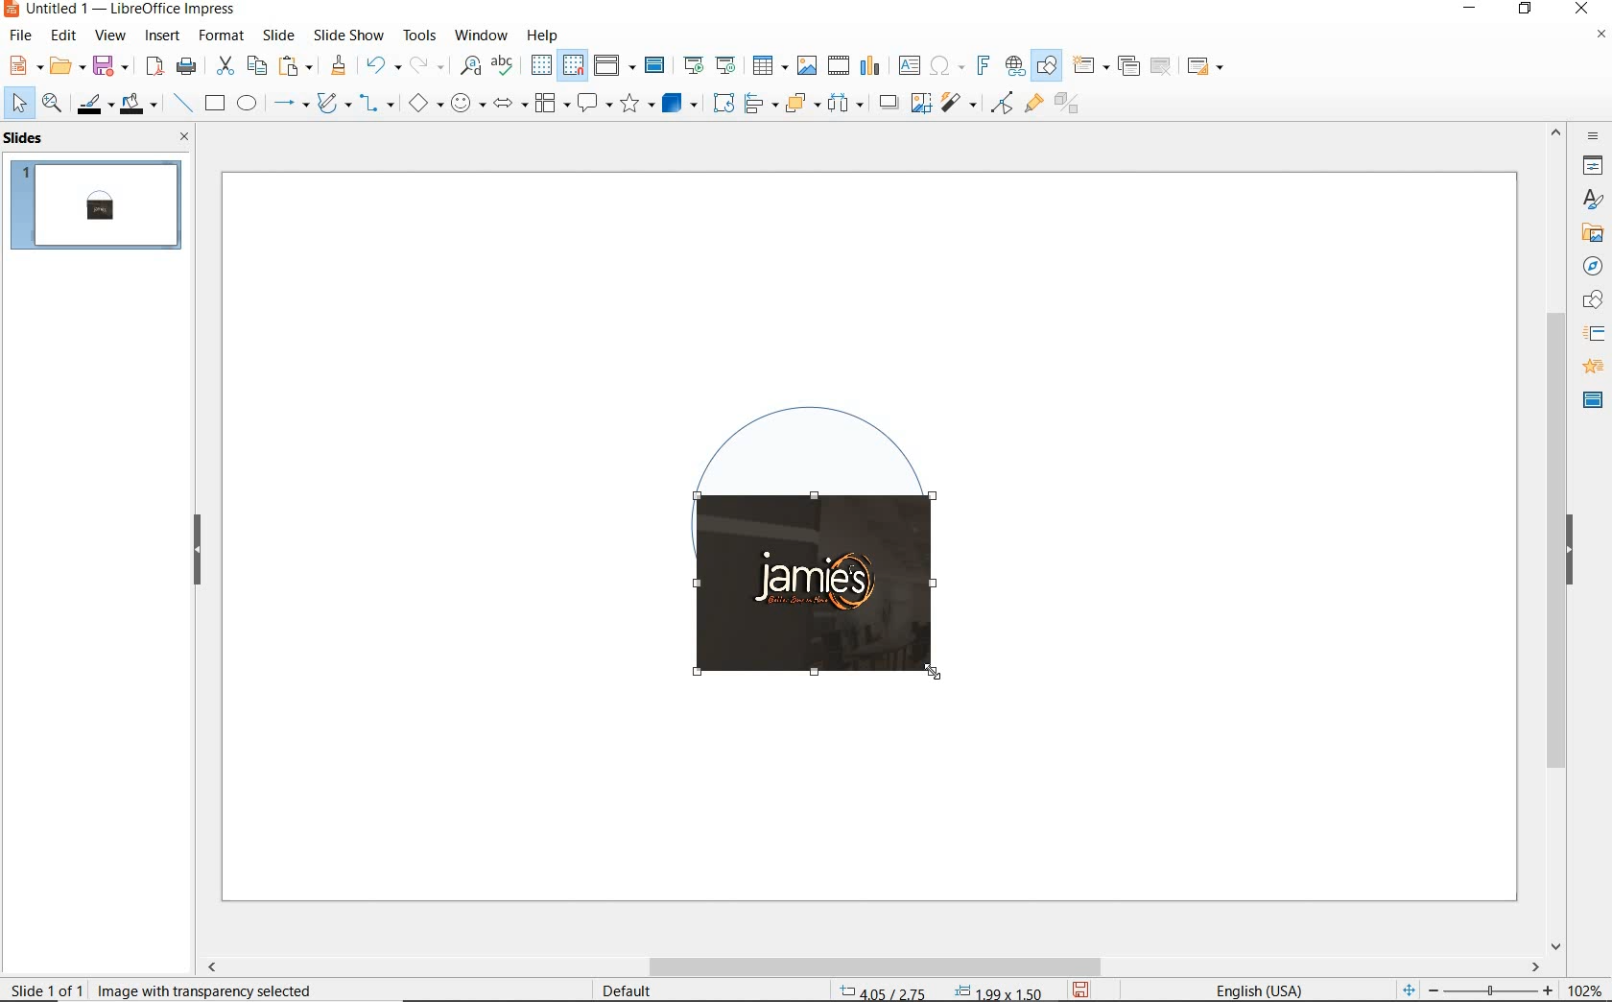 The image size is (1612, 1002). What do you see at coordinates (256, 66) in the screenshot?
I see `copy` at bounding box center [256, 66].